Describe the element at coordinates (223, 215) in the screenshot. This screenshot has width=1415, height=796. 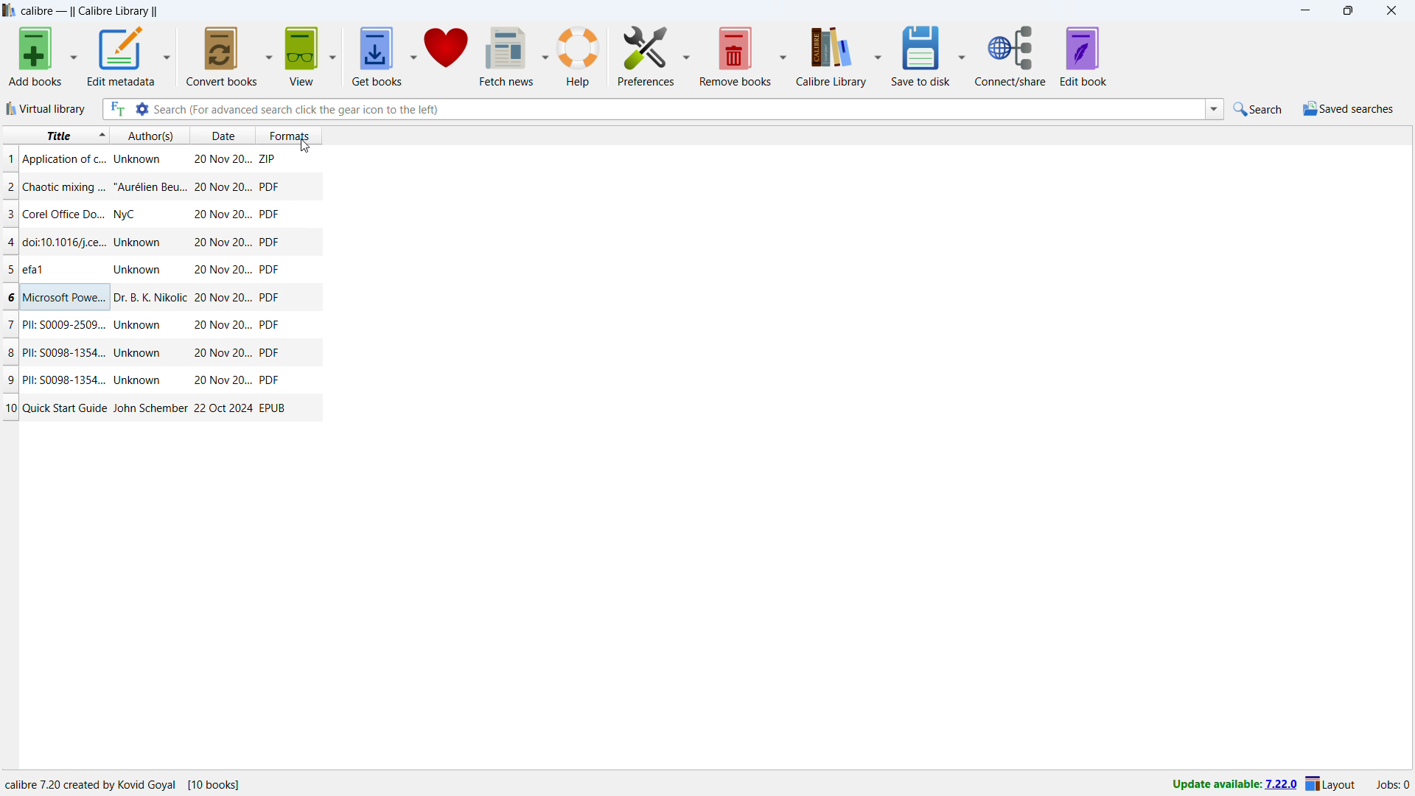
I see `date` at that location.